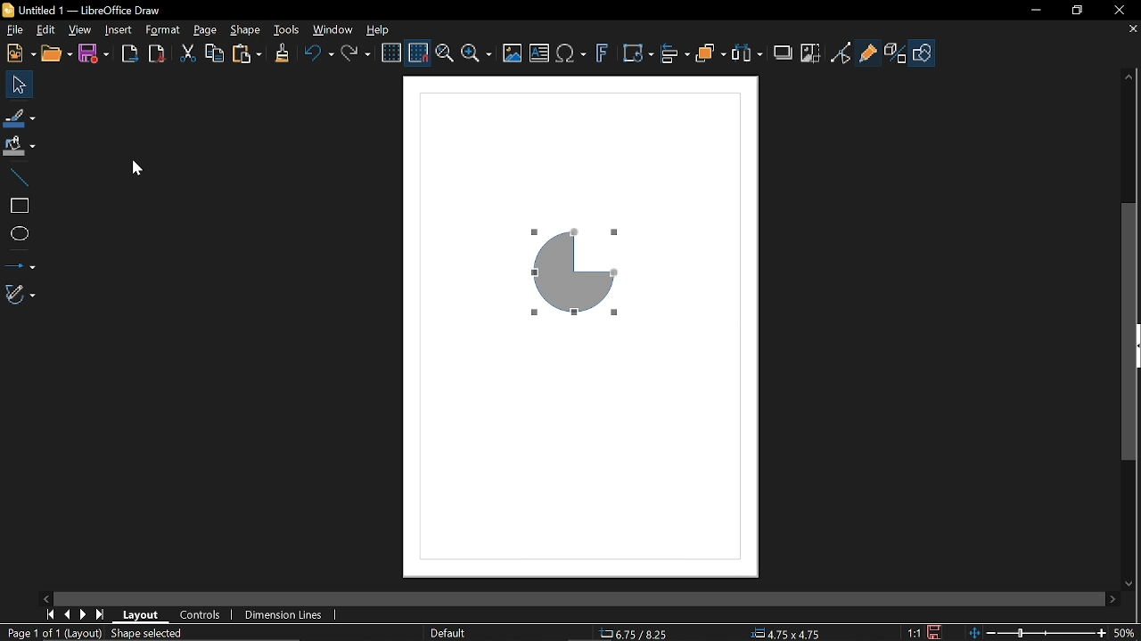 Image resolution: width=1141 pixels, height=641 pixels. Describe the element at coordinates (637, 55) in the screenshot. I see `Transformation` at that location.